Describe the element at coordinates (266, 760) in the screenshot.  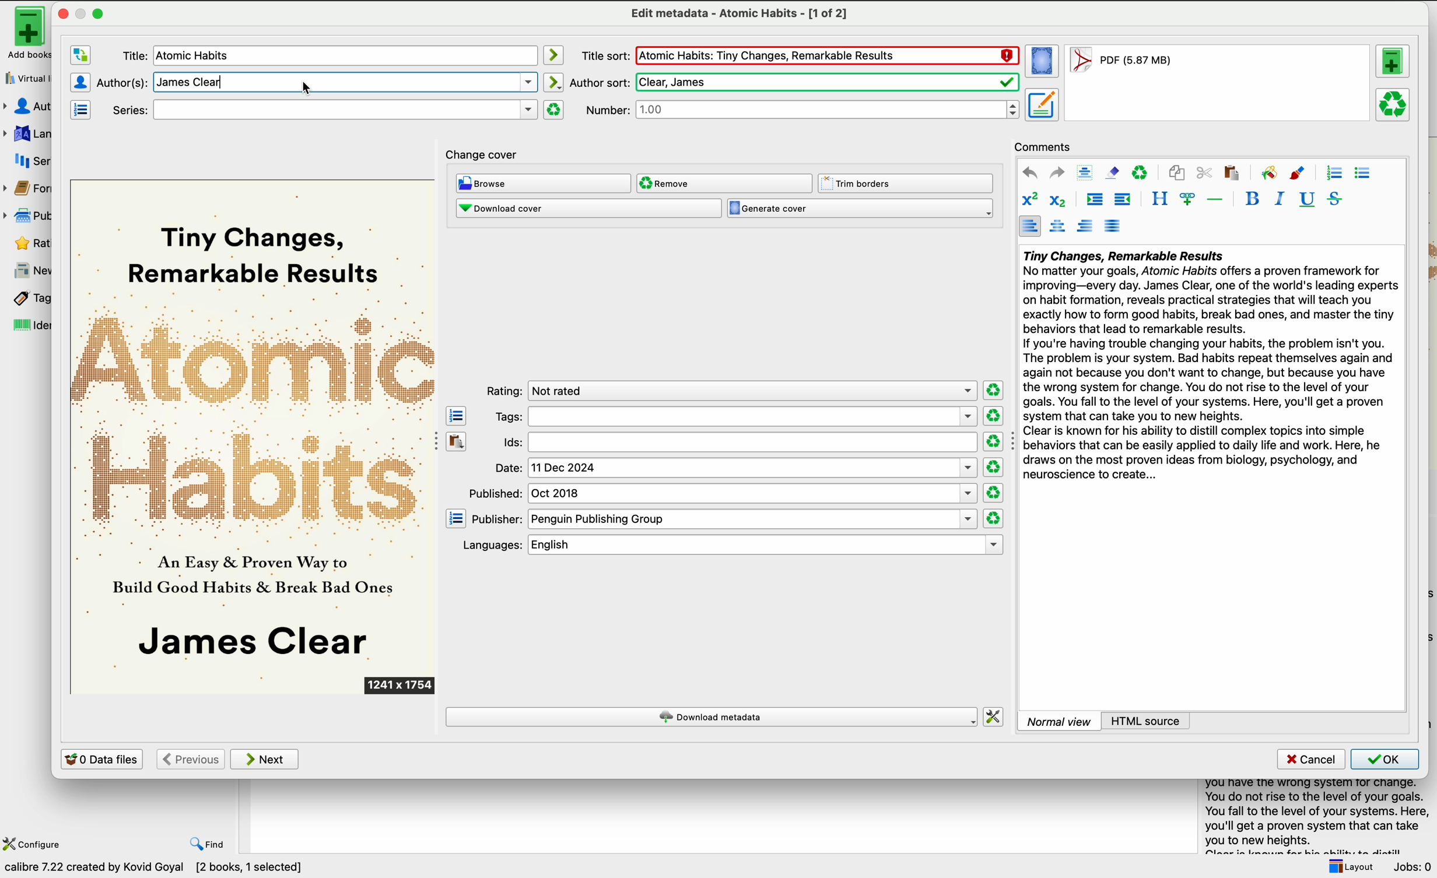
I see `next button` at that location.